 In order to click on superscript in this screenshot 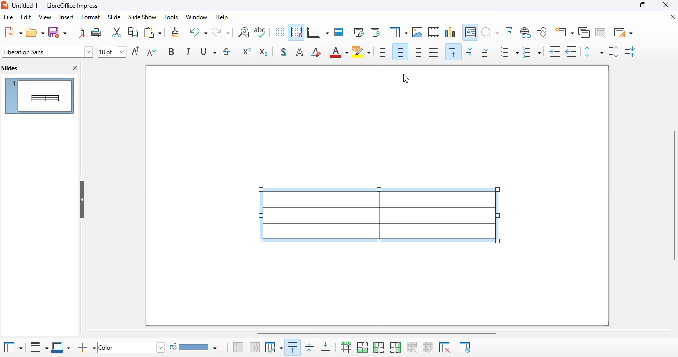, I will do `click(247, 51)`.